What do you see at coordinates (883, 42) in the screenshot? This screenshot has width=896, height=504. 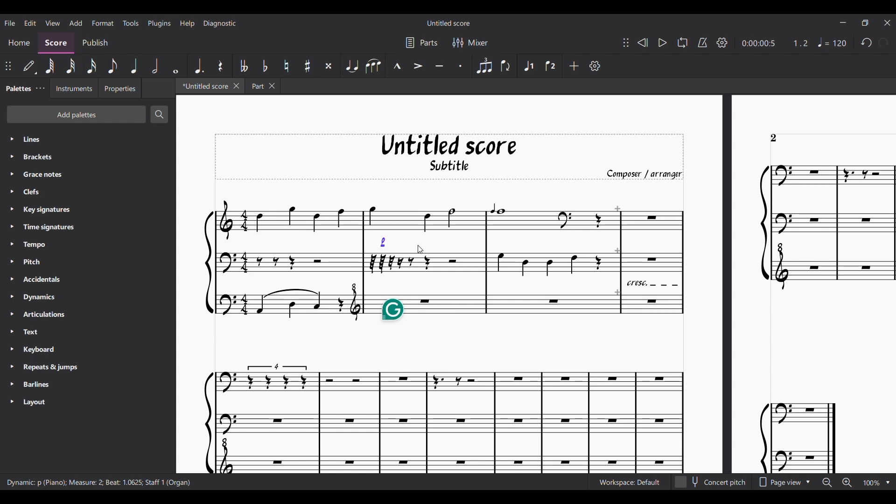 I see `Redo` at bounding box center [883, 42].